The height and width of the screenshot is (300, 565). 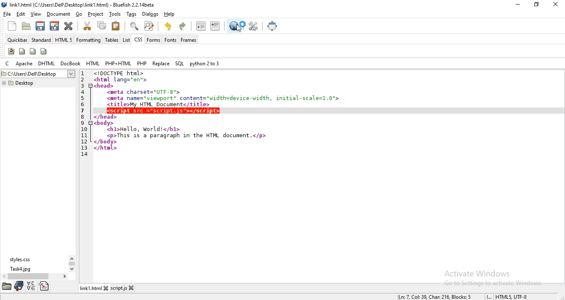 What do you see at coordinates (183, 26) in the screenshot?
I see `redo` at bounding box center [183, 26].